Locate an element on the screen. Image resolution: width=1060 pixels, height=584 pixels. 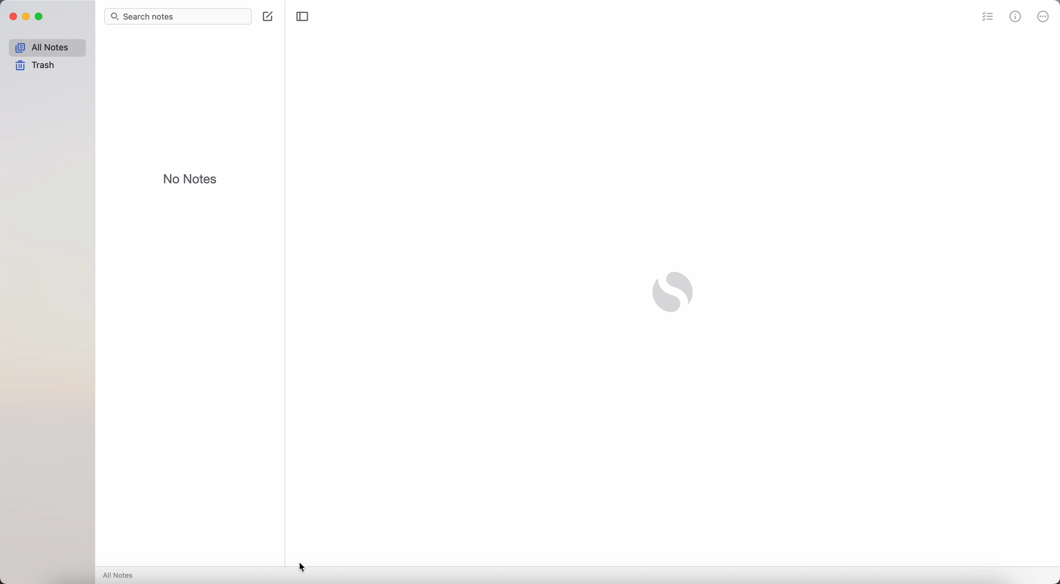
all notes is located at coordinates (46, 48).